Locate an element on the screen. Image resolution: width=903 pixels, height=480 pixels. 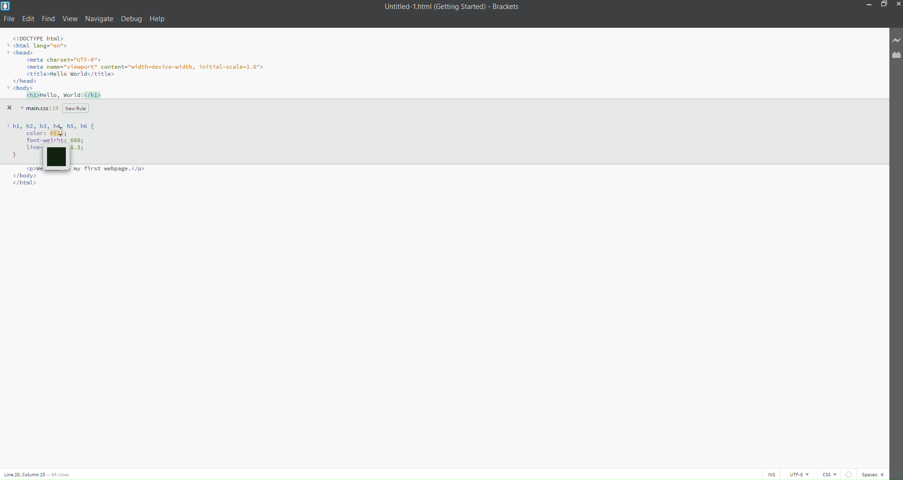
code is located at coordinates (142, 67).